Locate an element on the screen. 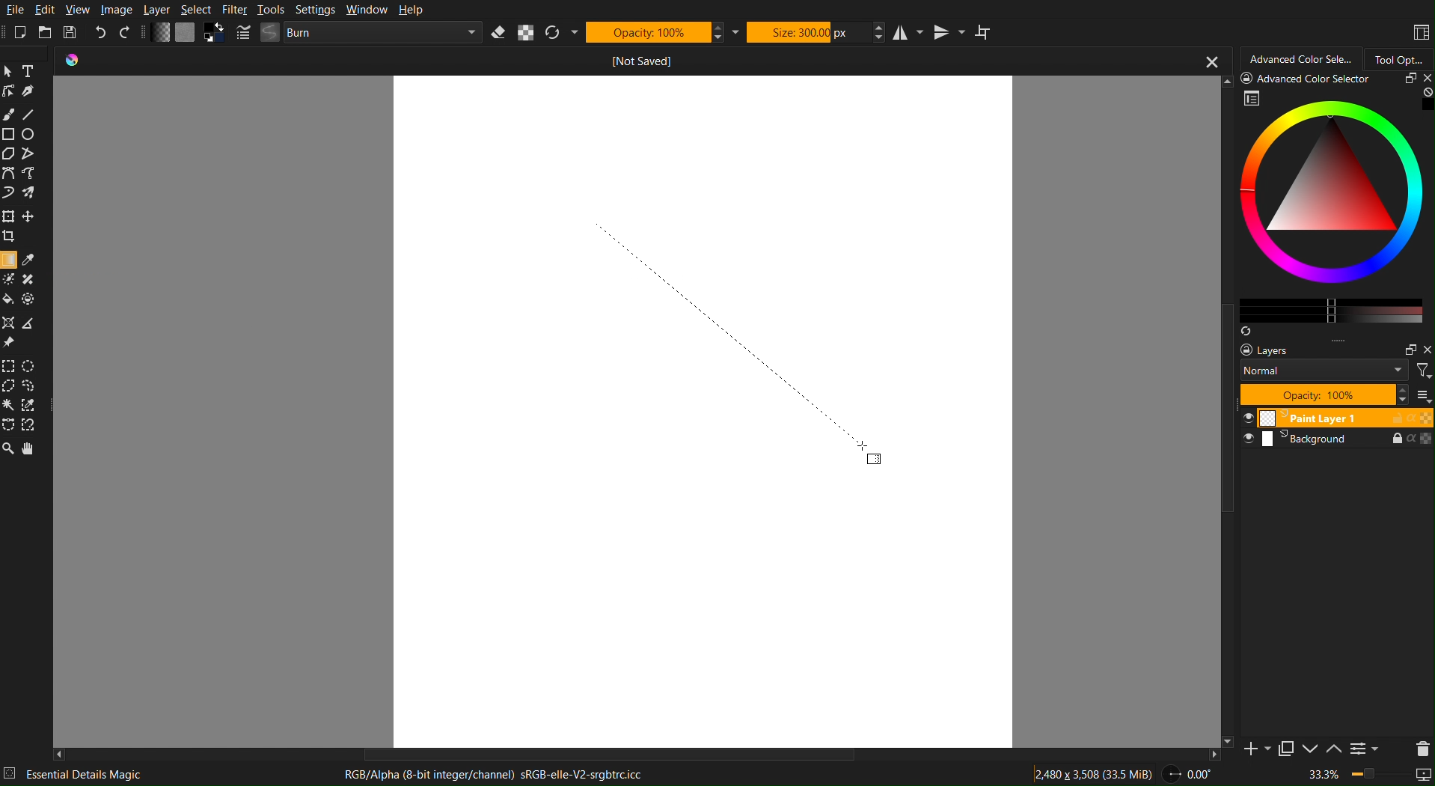  Brush is located at coordinates (9, 115).